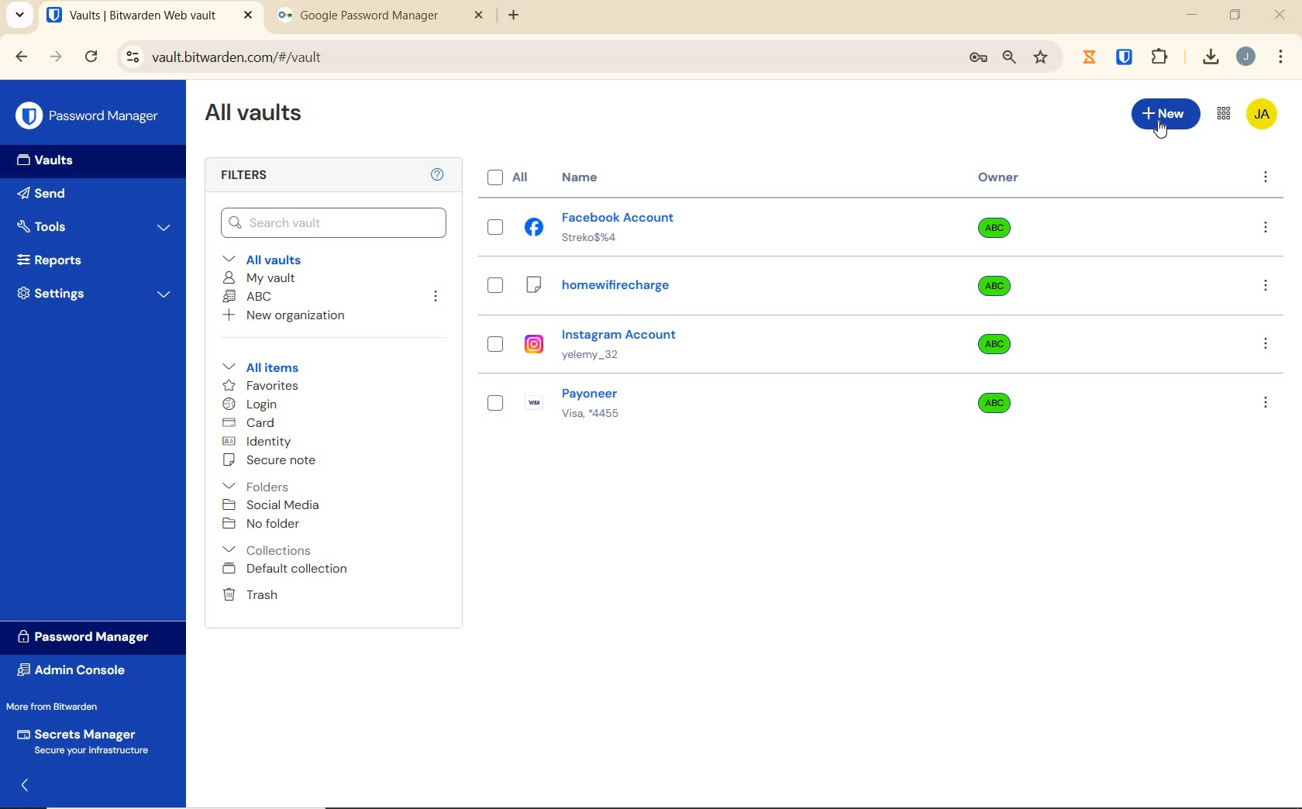  What do you see at coordinates (1269, 287) in the screenshot?
I see `option` at bounding box center [1269, 287].